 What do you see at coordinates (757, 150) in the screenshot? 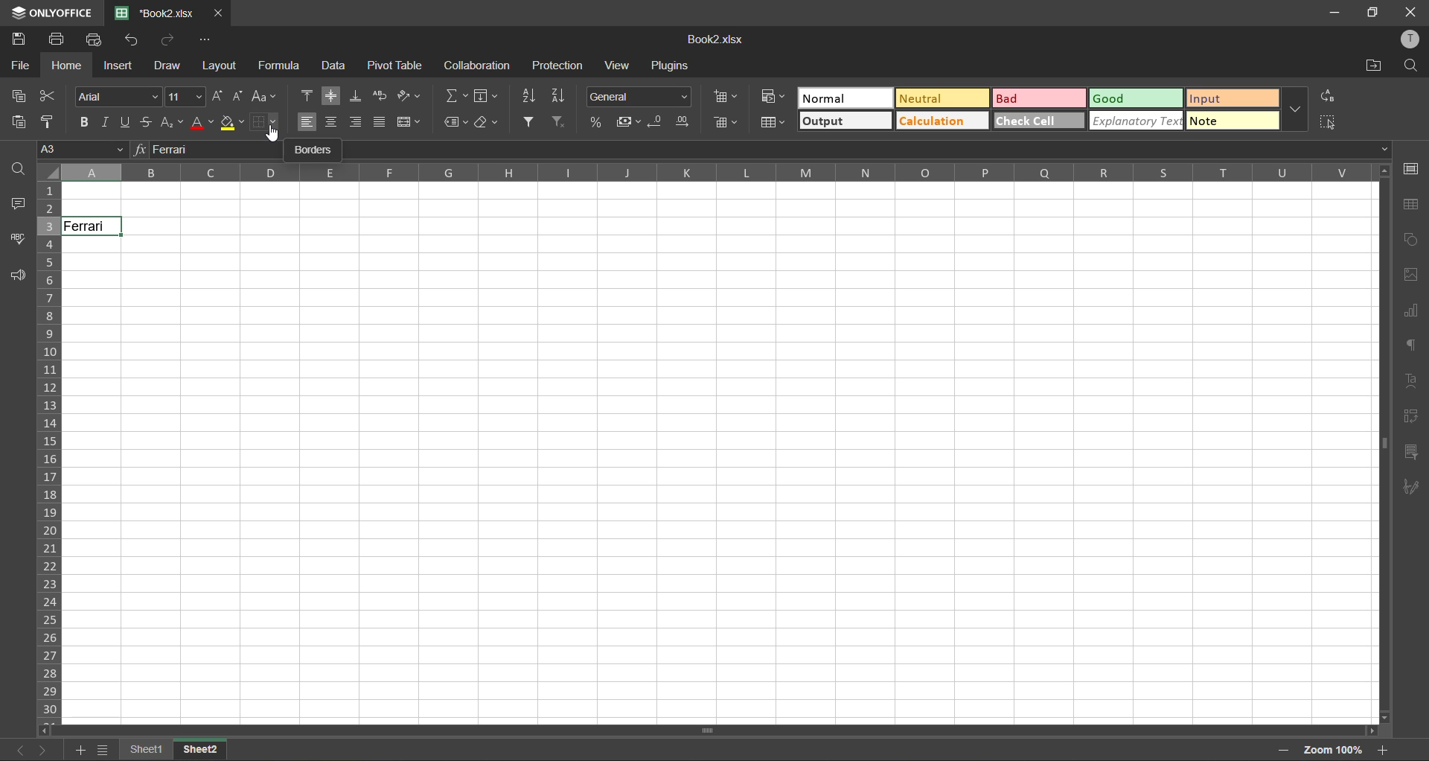
I see `fx formula bar` at bounding box center [757, 150].